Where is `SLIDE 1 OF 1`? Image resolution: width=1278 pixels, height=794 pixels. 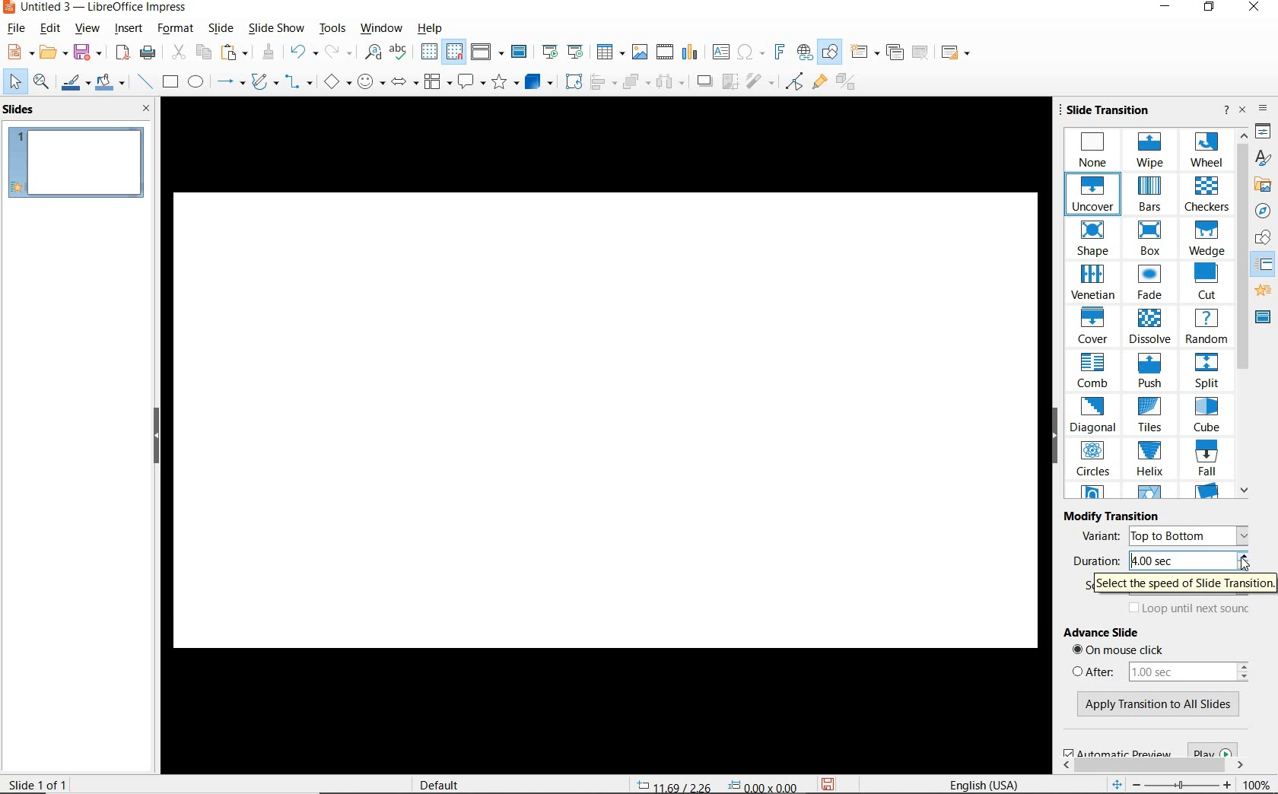
SLIDE 1 OF 1 is located at coordinates (39, 784).